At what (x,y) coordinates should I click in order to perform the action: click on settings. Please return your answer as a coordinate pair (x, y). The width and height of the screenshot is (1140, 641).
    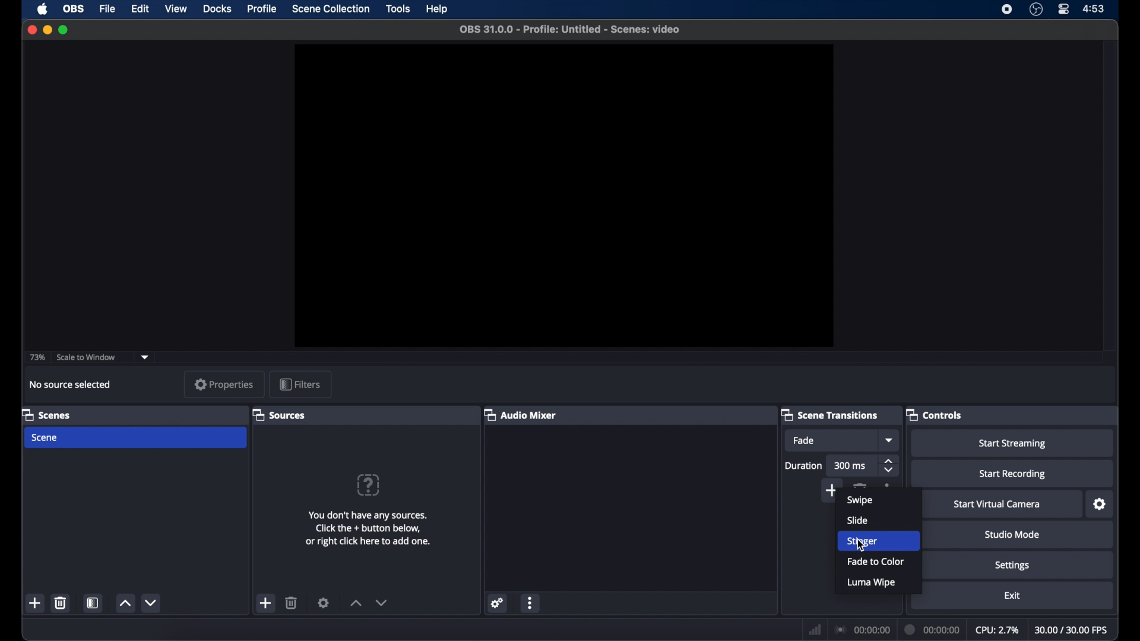
    Looking at the image, I should click on (1012, 566).